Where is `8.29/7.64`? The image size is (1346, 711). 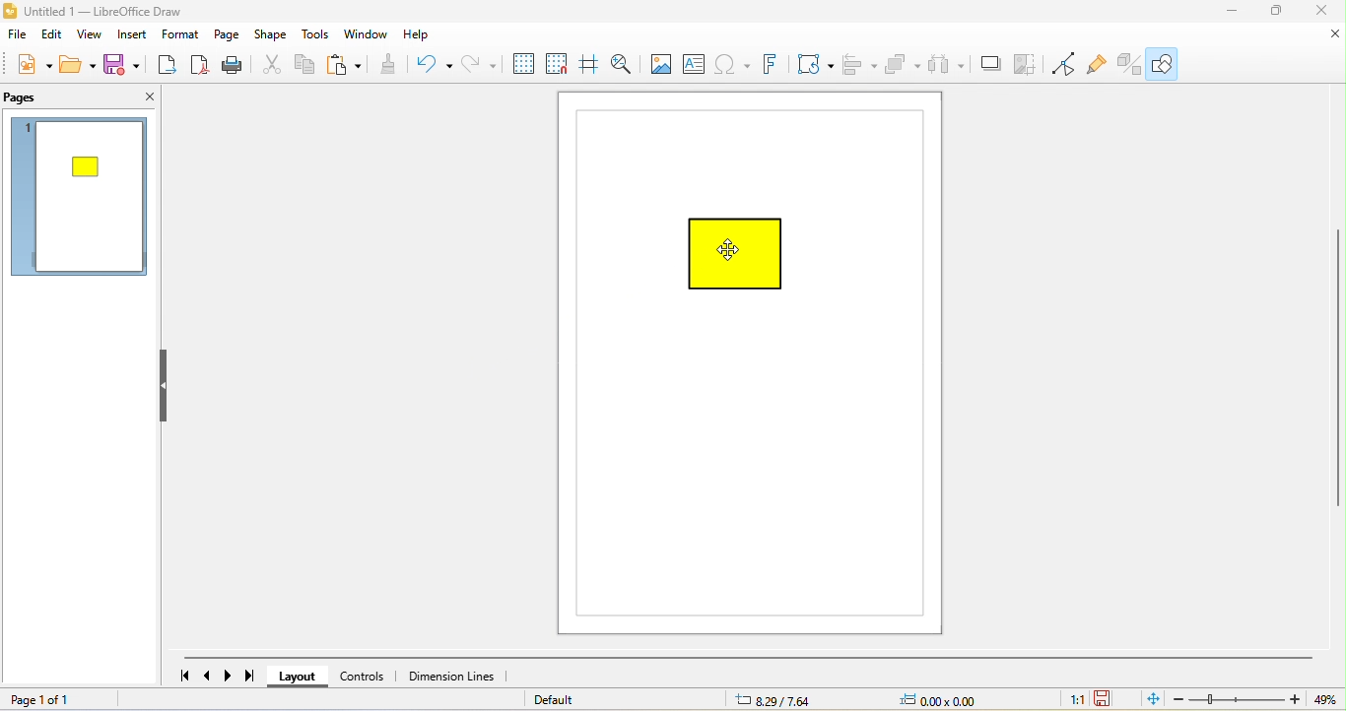
8.29/7.64 is located at coordinates (804, 699).